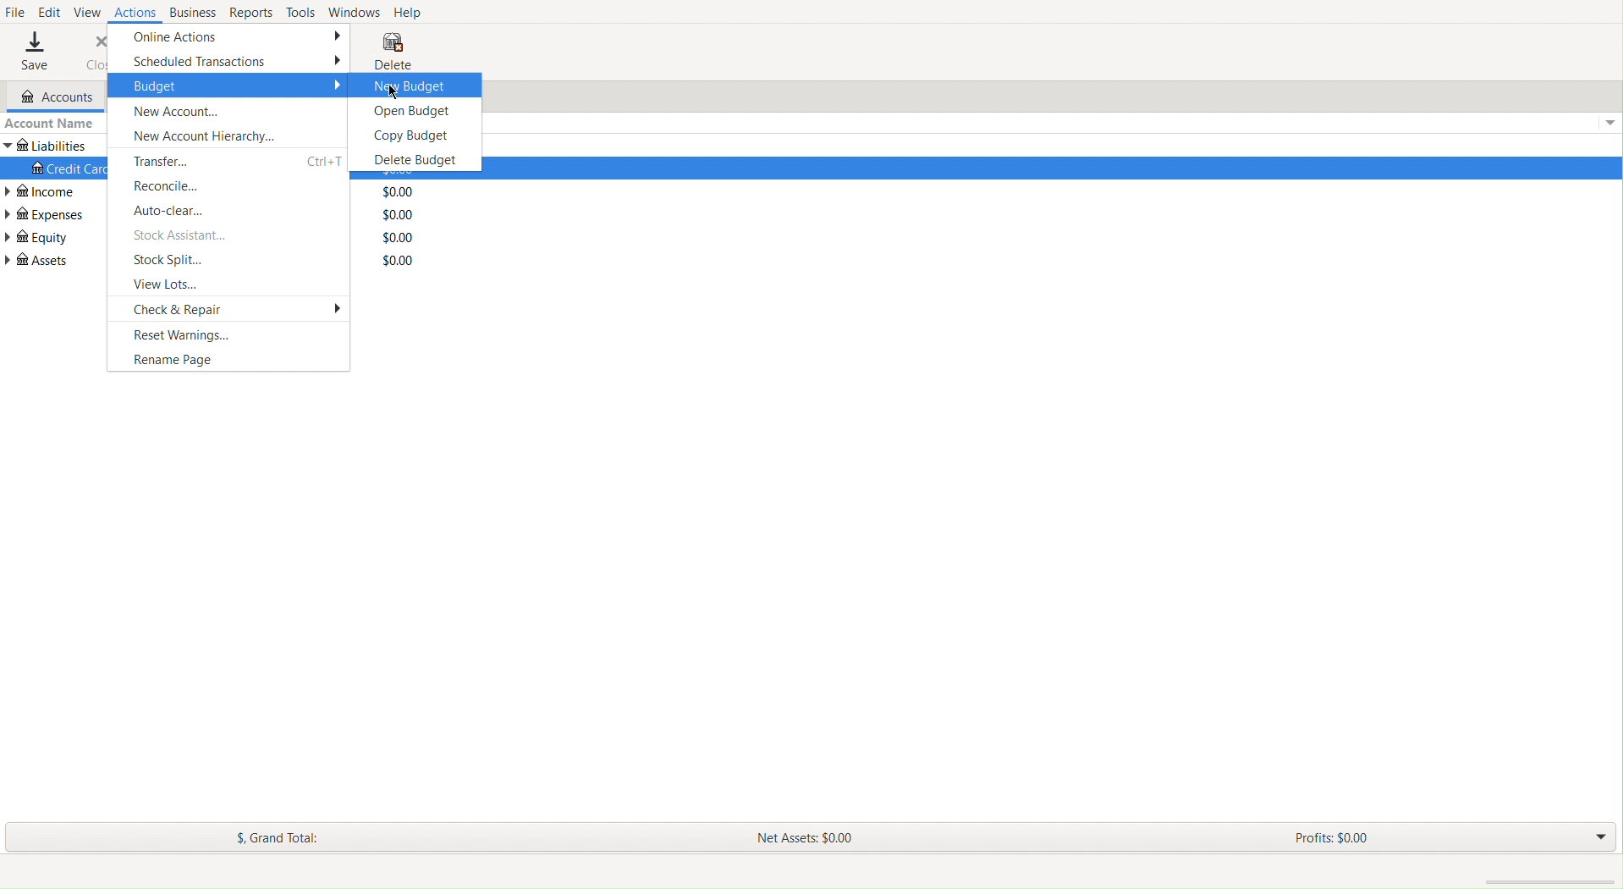 Image resolution: width=1623 pixels, height=889 pixels. Describe the element at coordinates (172, 158) in the screenshot. I see `Transfer` at that location.